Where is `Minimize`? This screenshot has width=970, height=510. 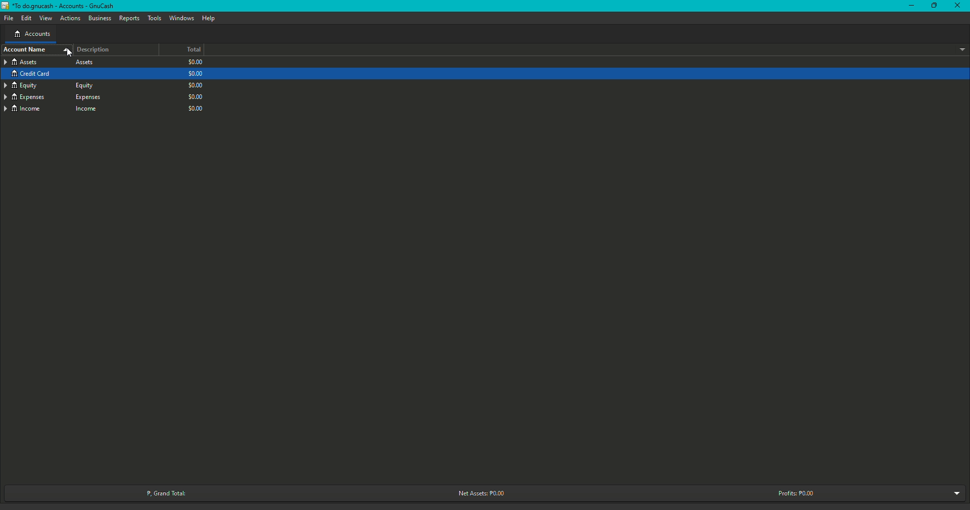 Minimize is located at coordinates (909, 6).